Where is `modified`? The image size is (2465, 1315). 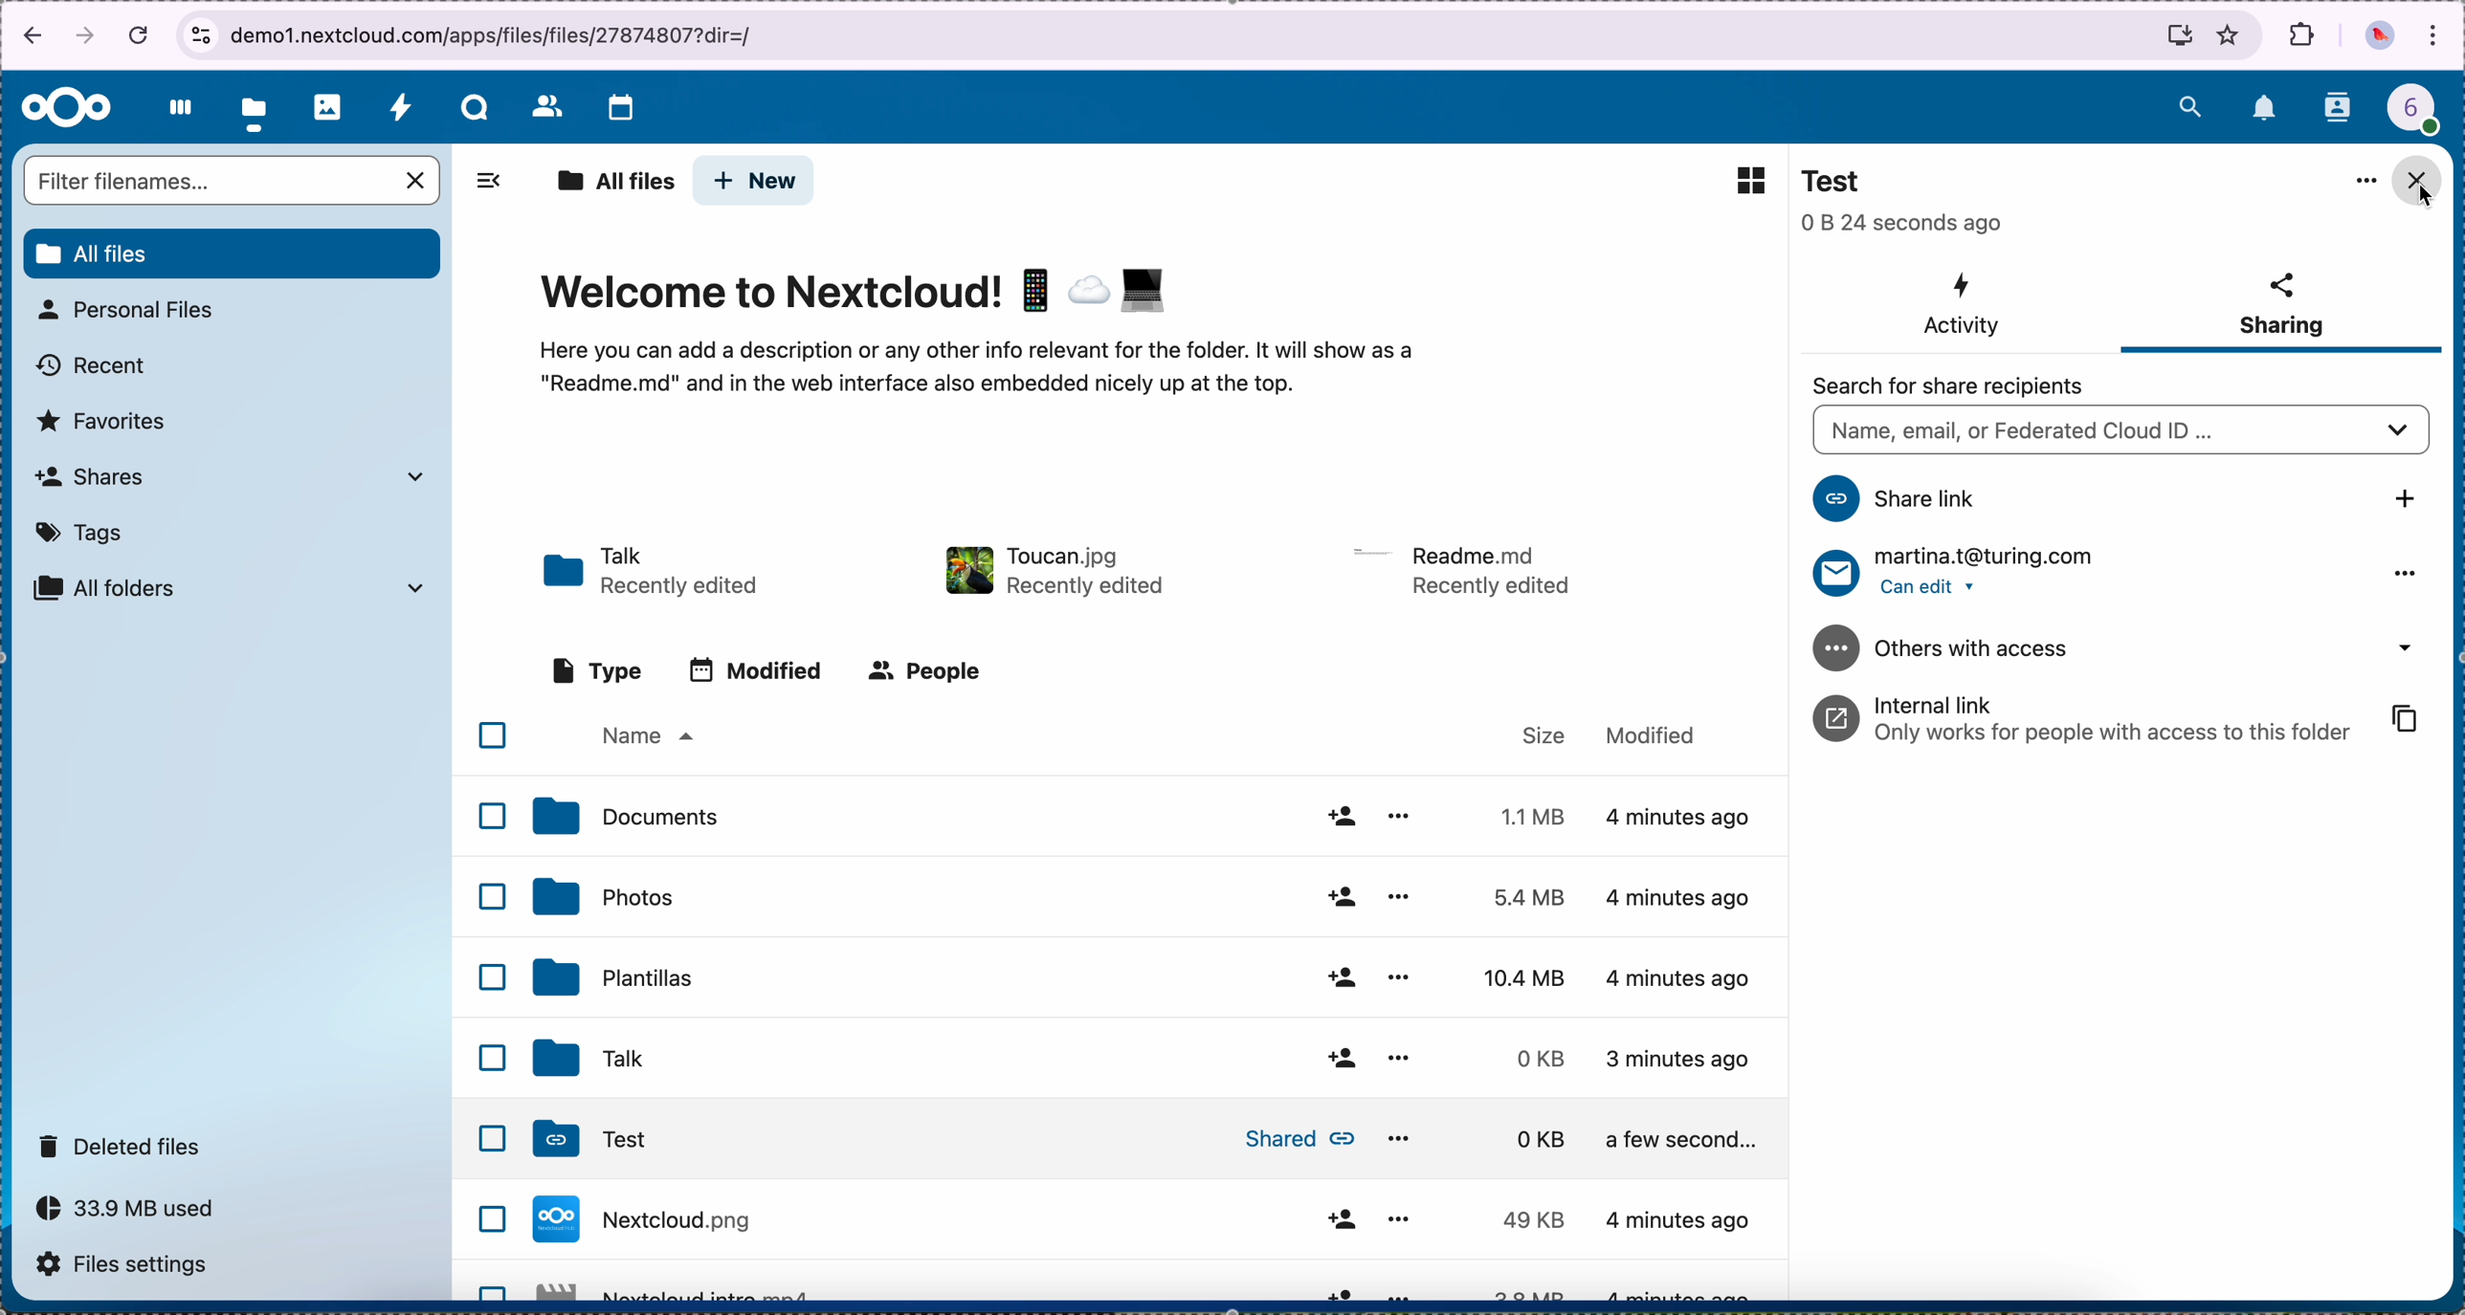 modified is located at coordinates (1662, 737).